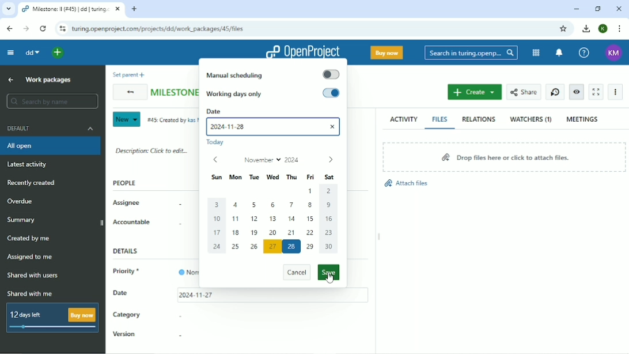 The width and height of the screenshot is (629, 354). I want to click on To notification center, so click(559, 53).